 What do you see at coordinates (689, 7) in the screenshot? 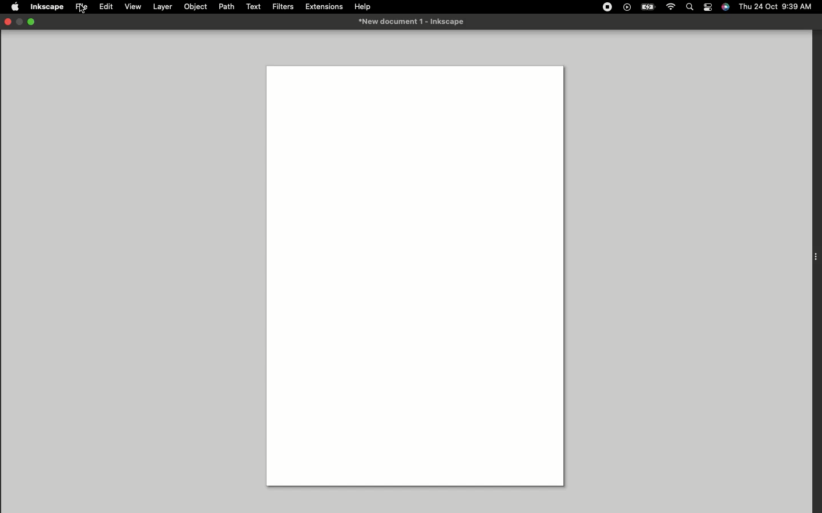
I see `Search` at bounding box center [689, 7].